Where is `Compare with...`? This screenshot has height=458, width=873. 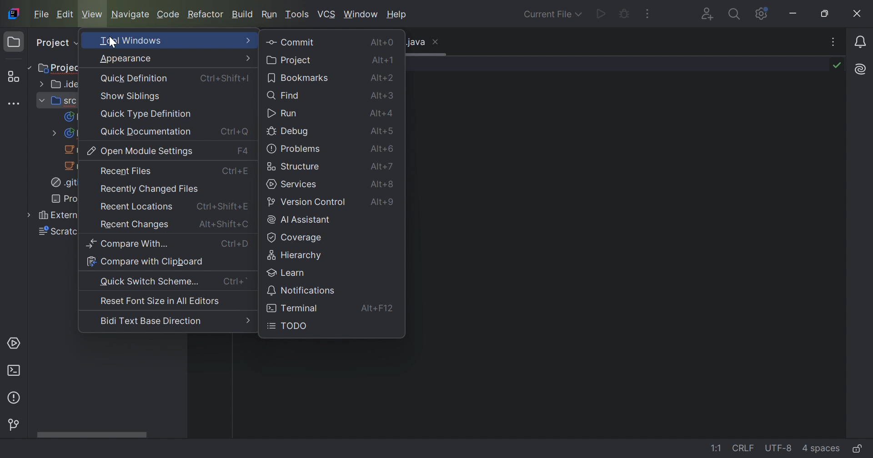
Compare with... is located at coordinates (129, 243).